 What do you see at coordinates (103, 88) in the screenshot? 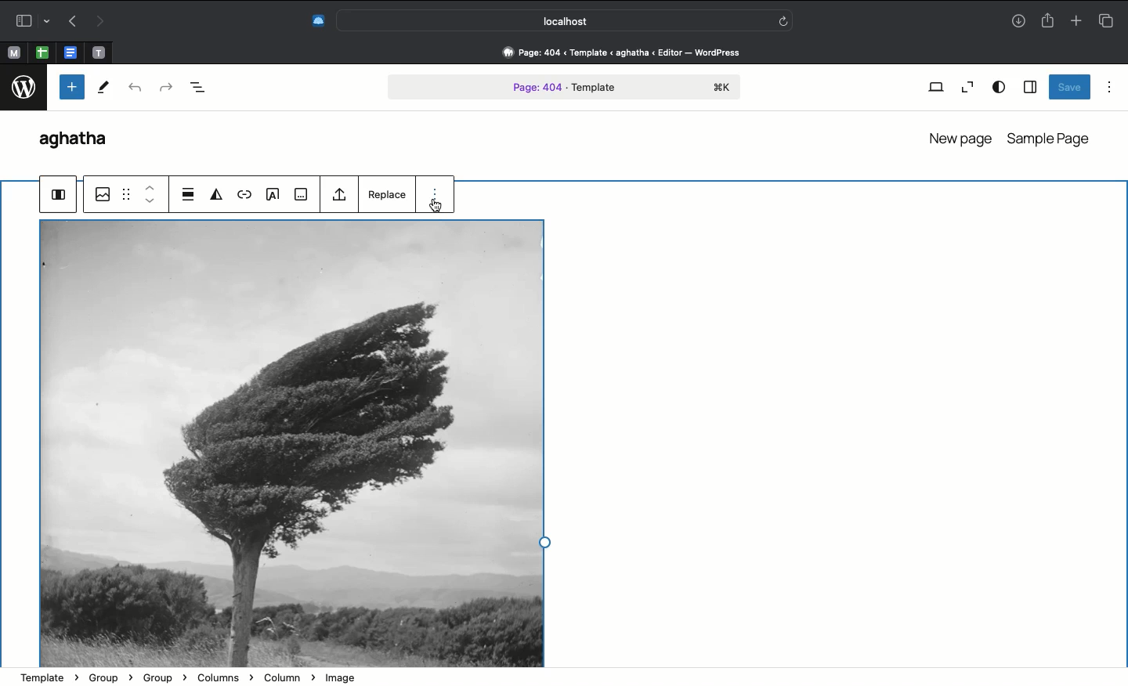
I see `Tools` at bounding box center [103, 88].